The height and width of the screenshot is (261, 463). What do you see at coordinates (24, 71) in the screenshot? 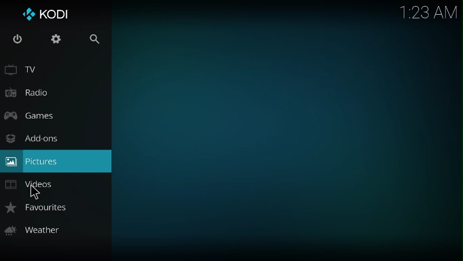
I see `tv` at bounding box center [24, 71].